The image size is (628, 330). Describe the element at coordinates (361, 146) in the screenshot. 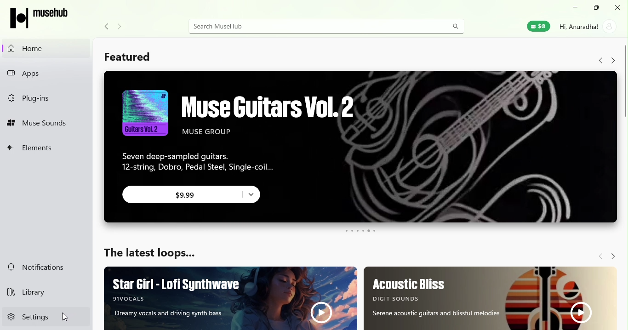

I see `Ad` at that location.